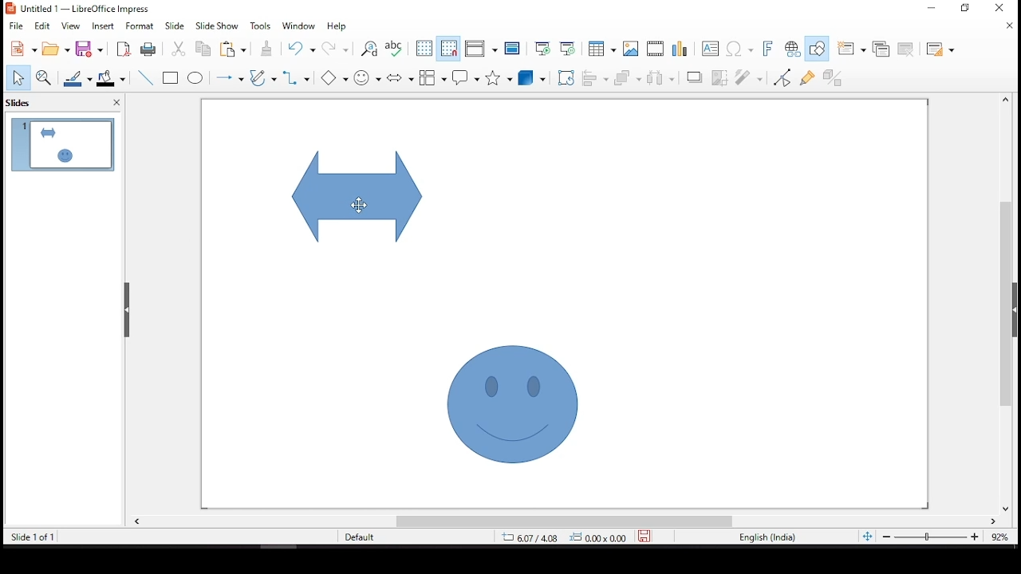  What do you see at coordinates (467, 79) in the screenshot?
I see `callout shapes` at bounding box center [467, 79].